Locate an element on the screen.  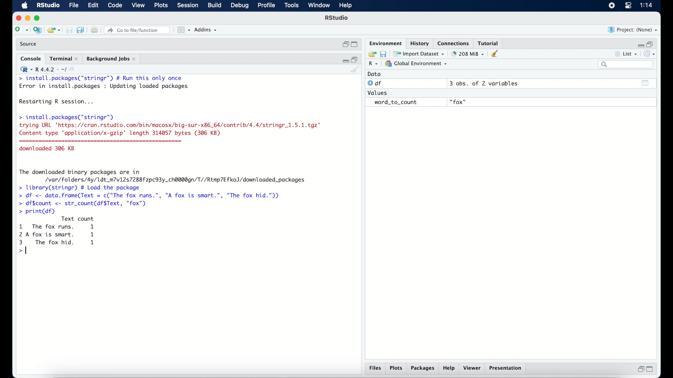
minimize is located at coordinates (27, 18).